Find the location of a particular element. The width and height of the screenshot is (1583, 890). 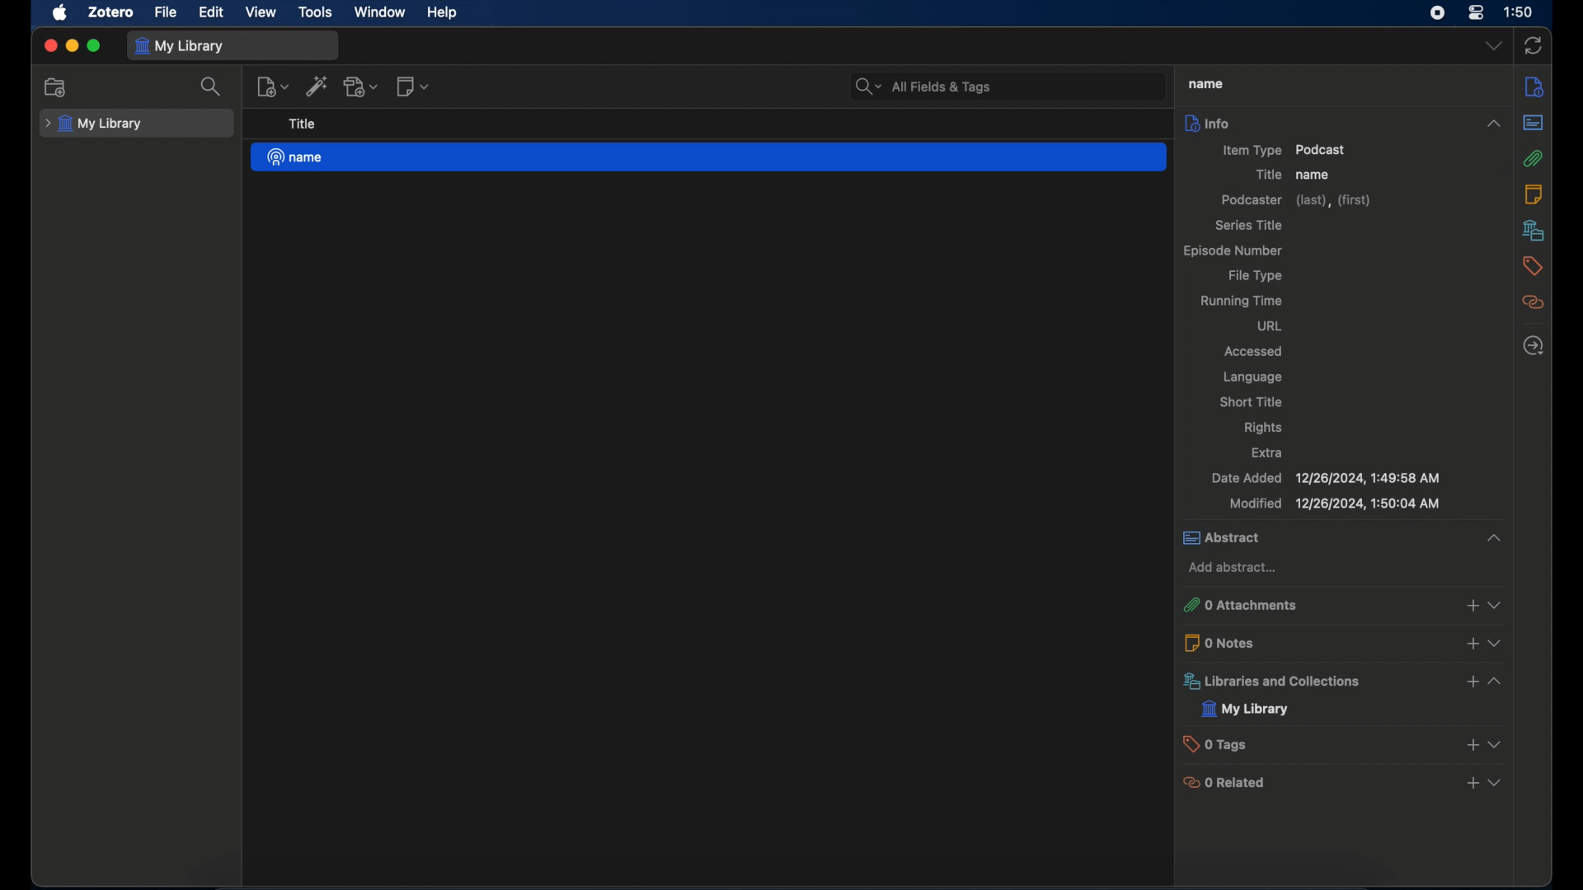

locate is located at coordinates (1533, 347).